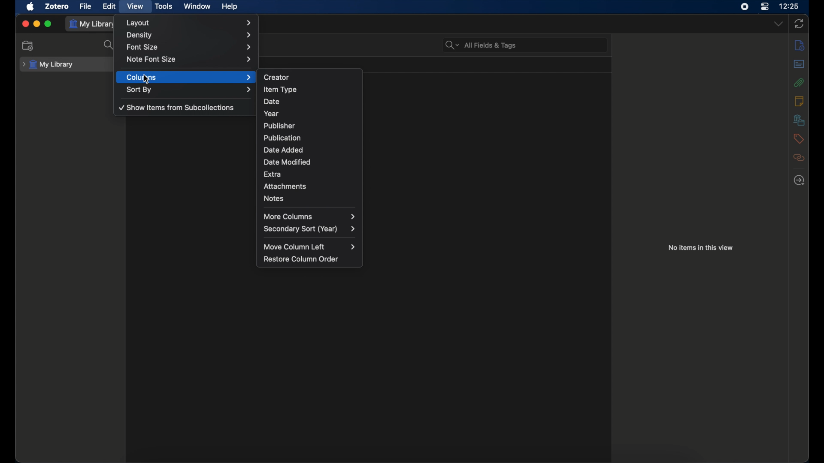 The height and width of the screenshot is (463, 824). I want to click on window, so click(197, 6).